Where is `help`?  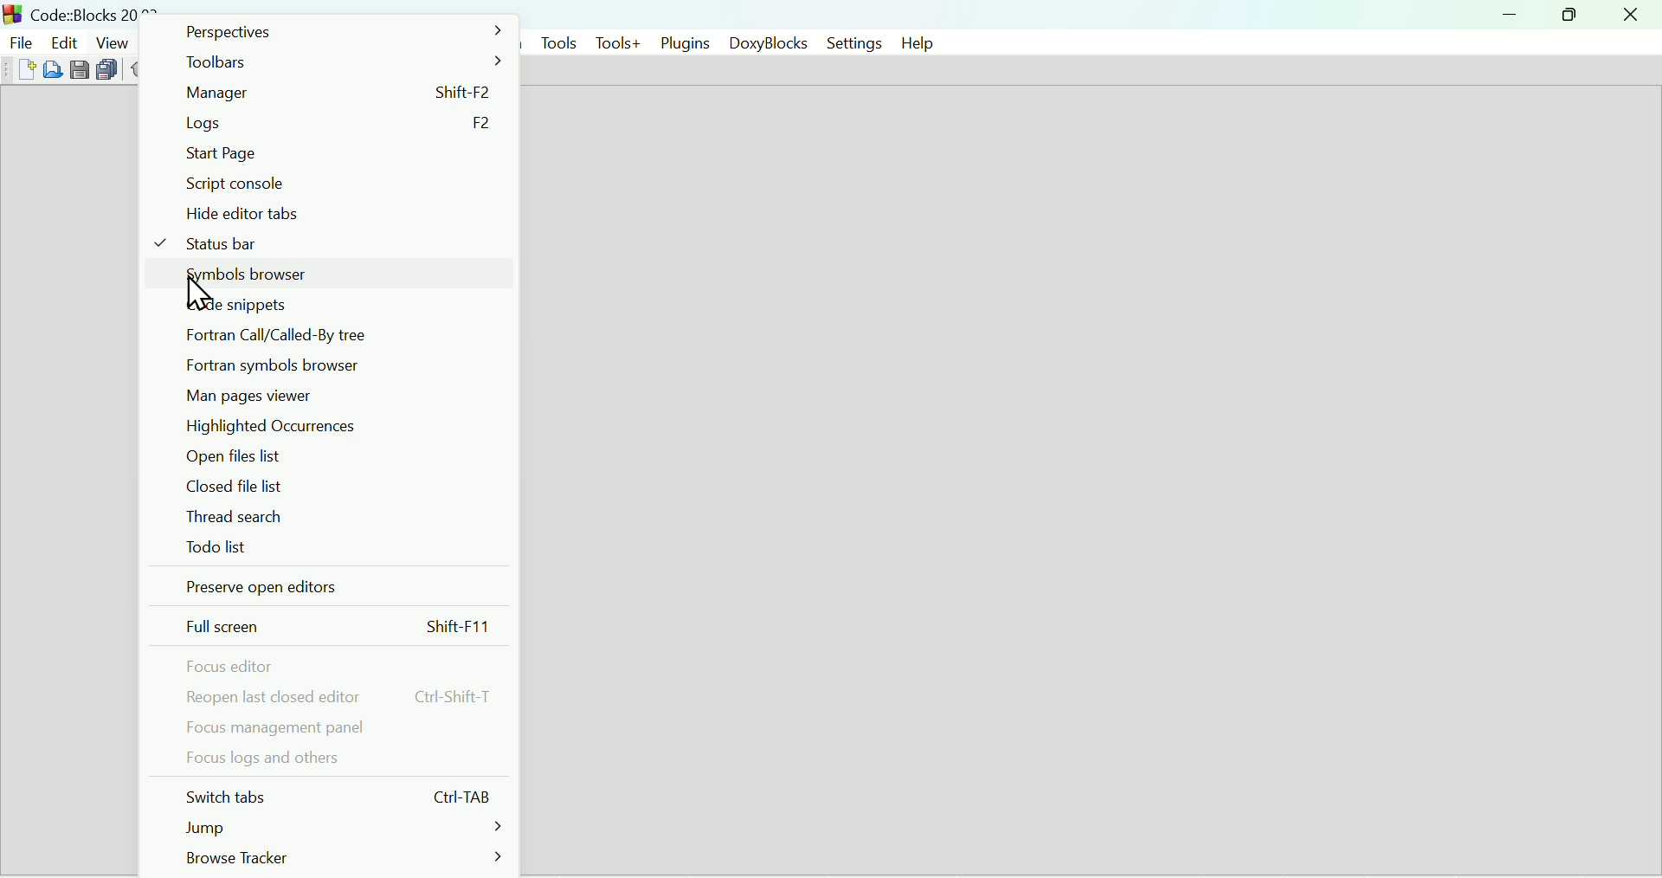
help is located at coordinates (915, 42).